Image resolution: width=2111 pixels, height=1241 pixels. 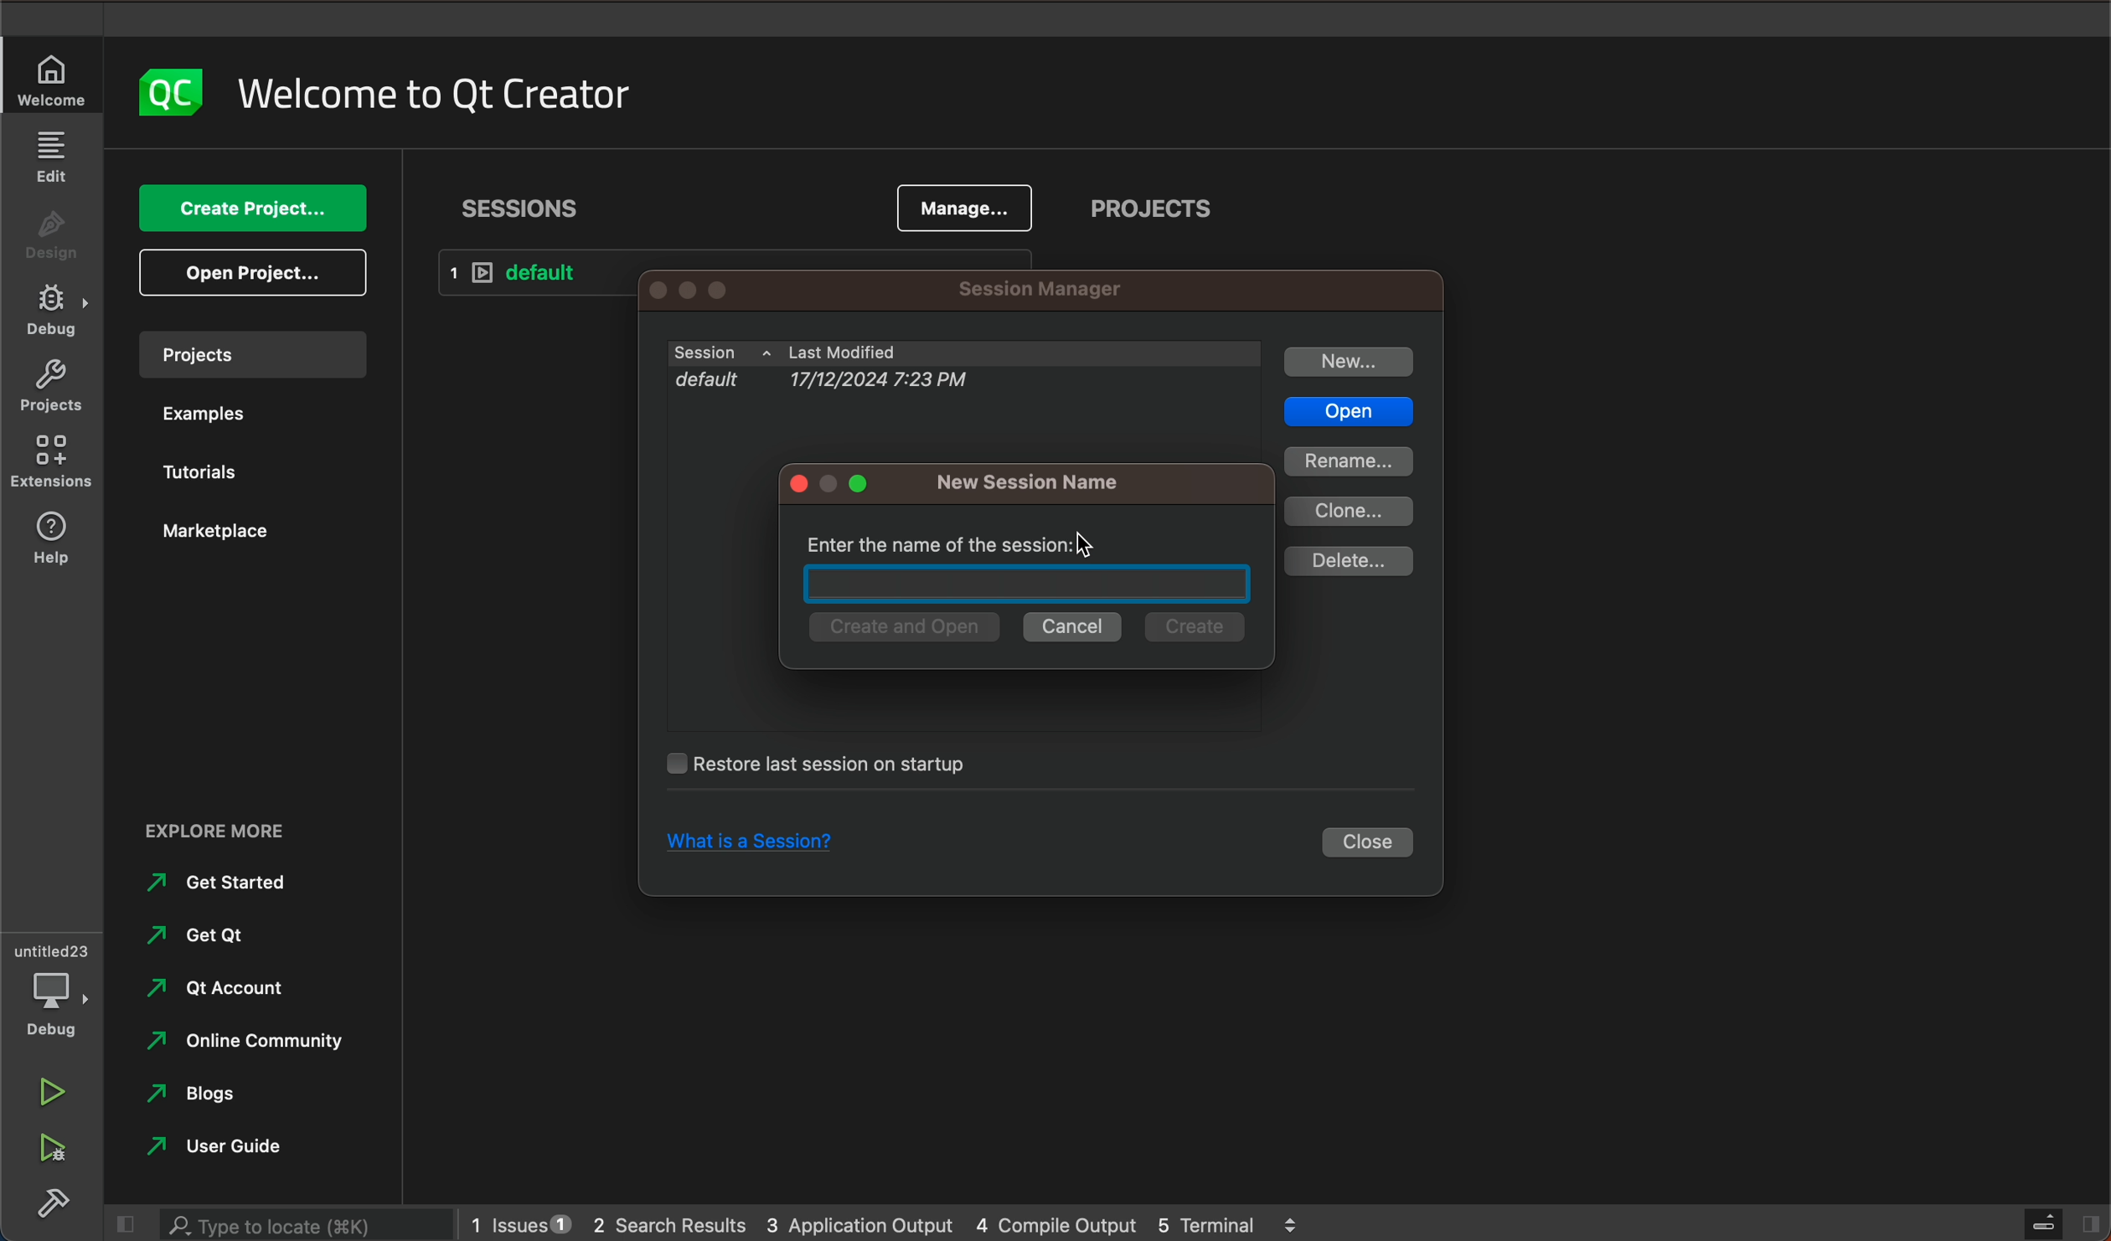 What do you see at coordinates (48, 1088) in the screenshot?
I see `run` at bounding box center [48, 1088].